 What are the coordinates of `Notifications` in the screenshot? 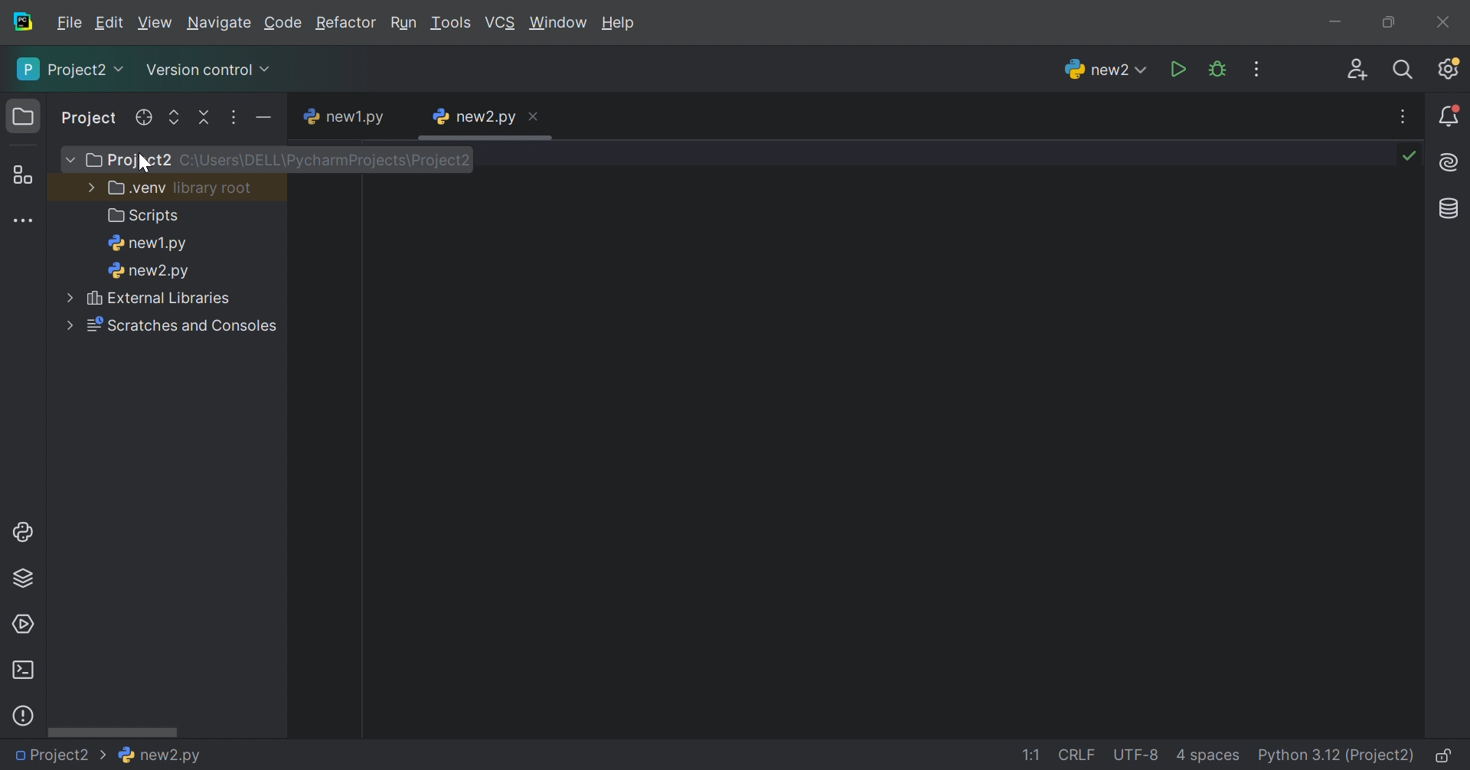 It's located at (1452, 116).